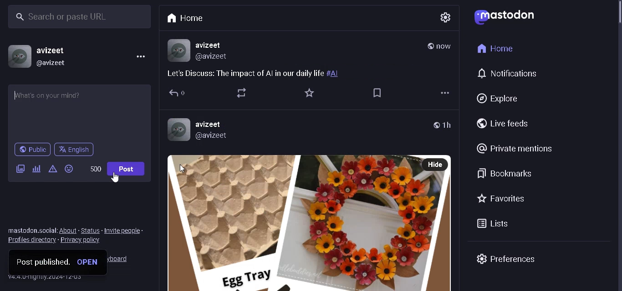 This screenshot has height=291, width=622. What do you see at coordinates (501, 199) in the screenshot?
I see `FAVORITES` at bounding box center [501, 199].